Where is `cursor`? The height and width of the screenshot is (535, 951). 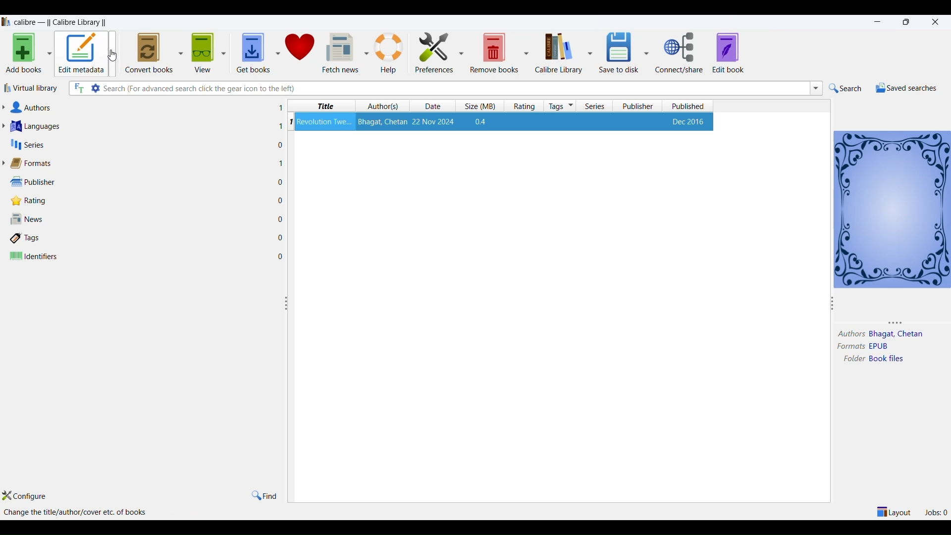 cursor is located at coordinates (113, 55).